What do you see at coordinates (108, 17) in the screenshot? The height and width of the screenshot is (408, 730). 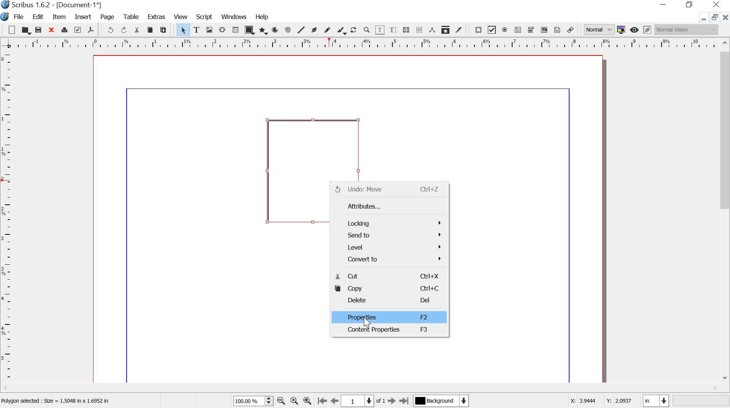 I see `page` at bounding box center [108, 17].